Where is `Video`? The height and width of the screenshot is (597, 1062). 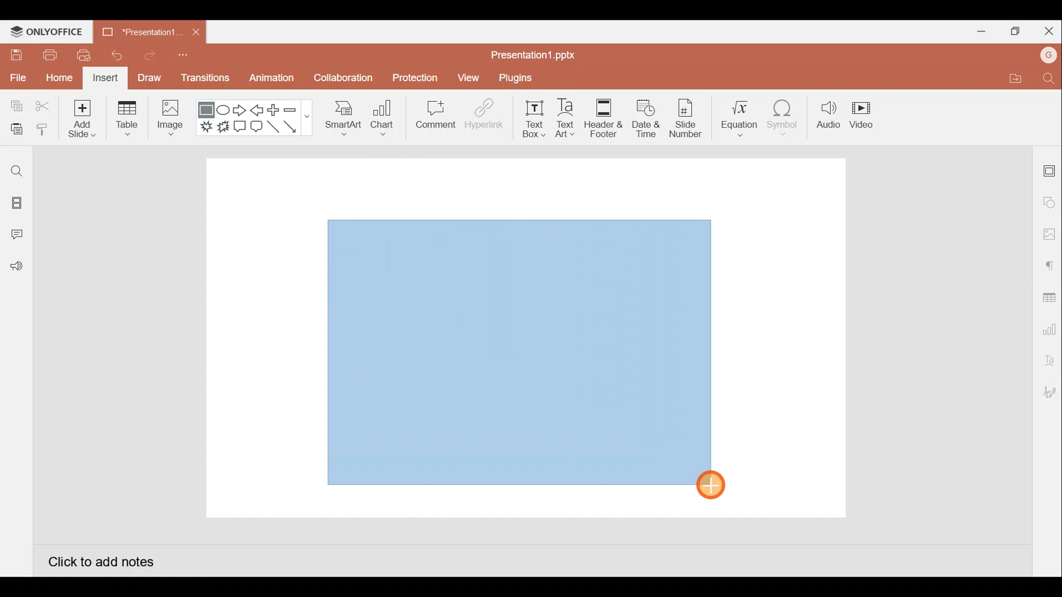
Video is located at coordinates (863, 113).